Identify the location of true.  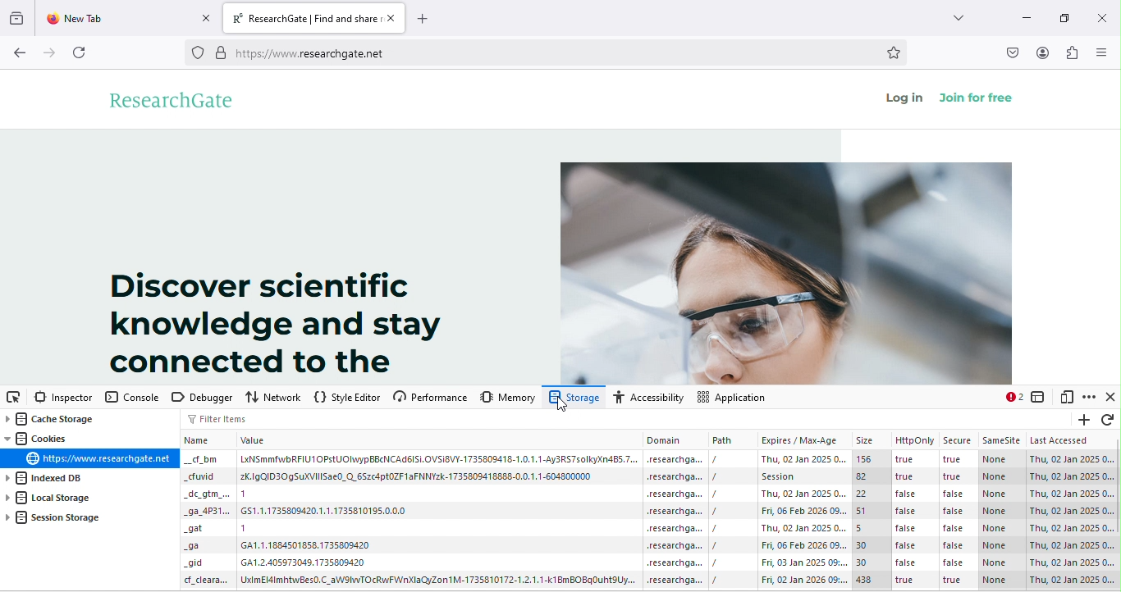
(908, 581).